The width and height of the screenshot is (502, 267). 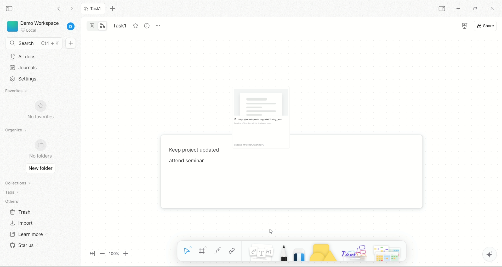 I want to click on frame, so click(x=203, y=251).